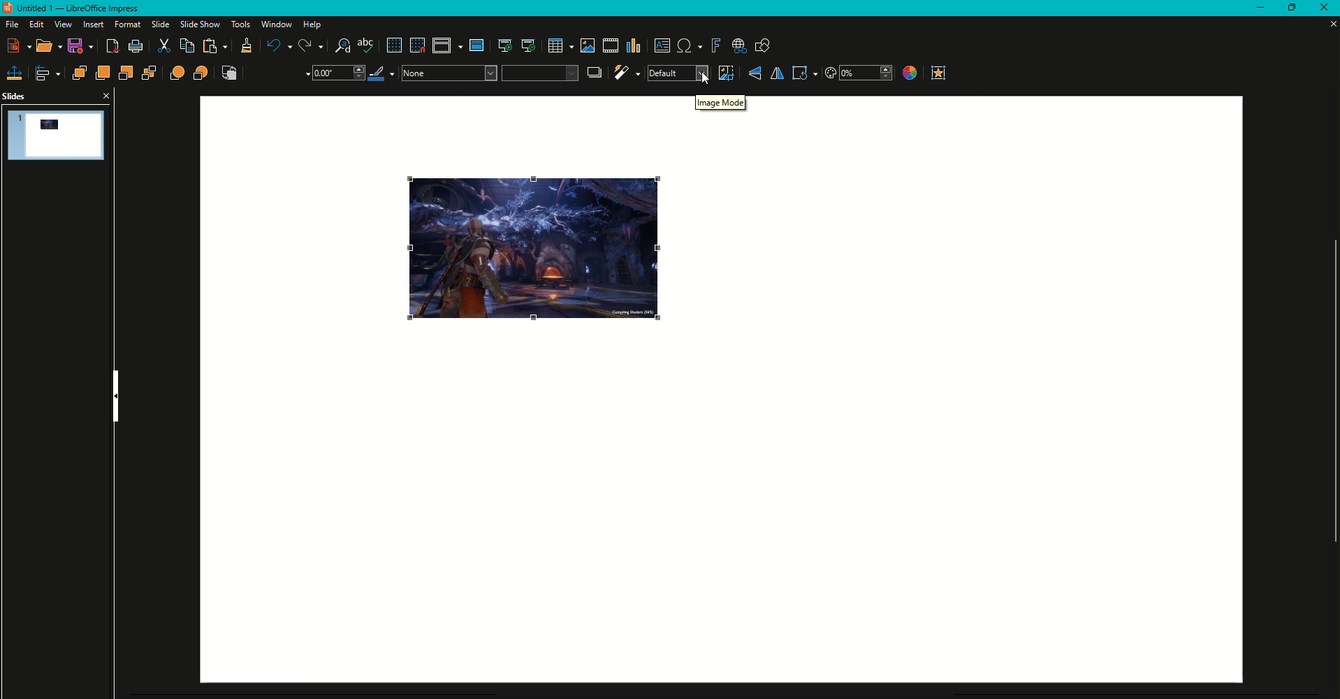 This screenshot has height=699, width=1340. I want to click on Save, so click(83, 48).